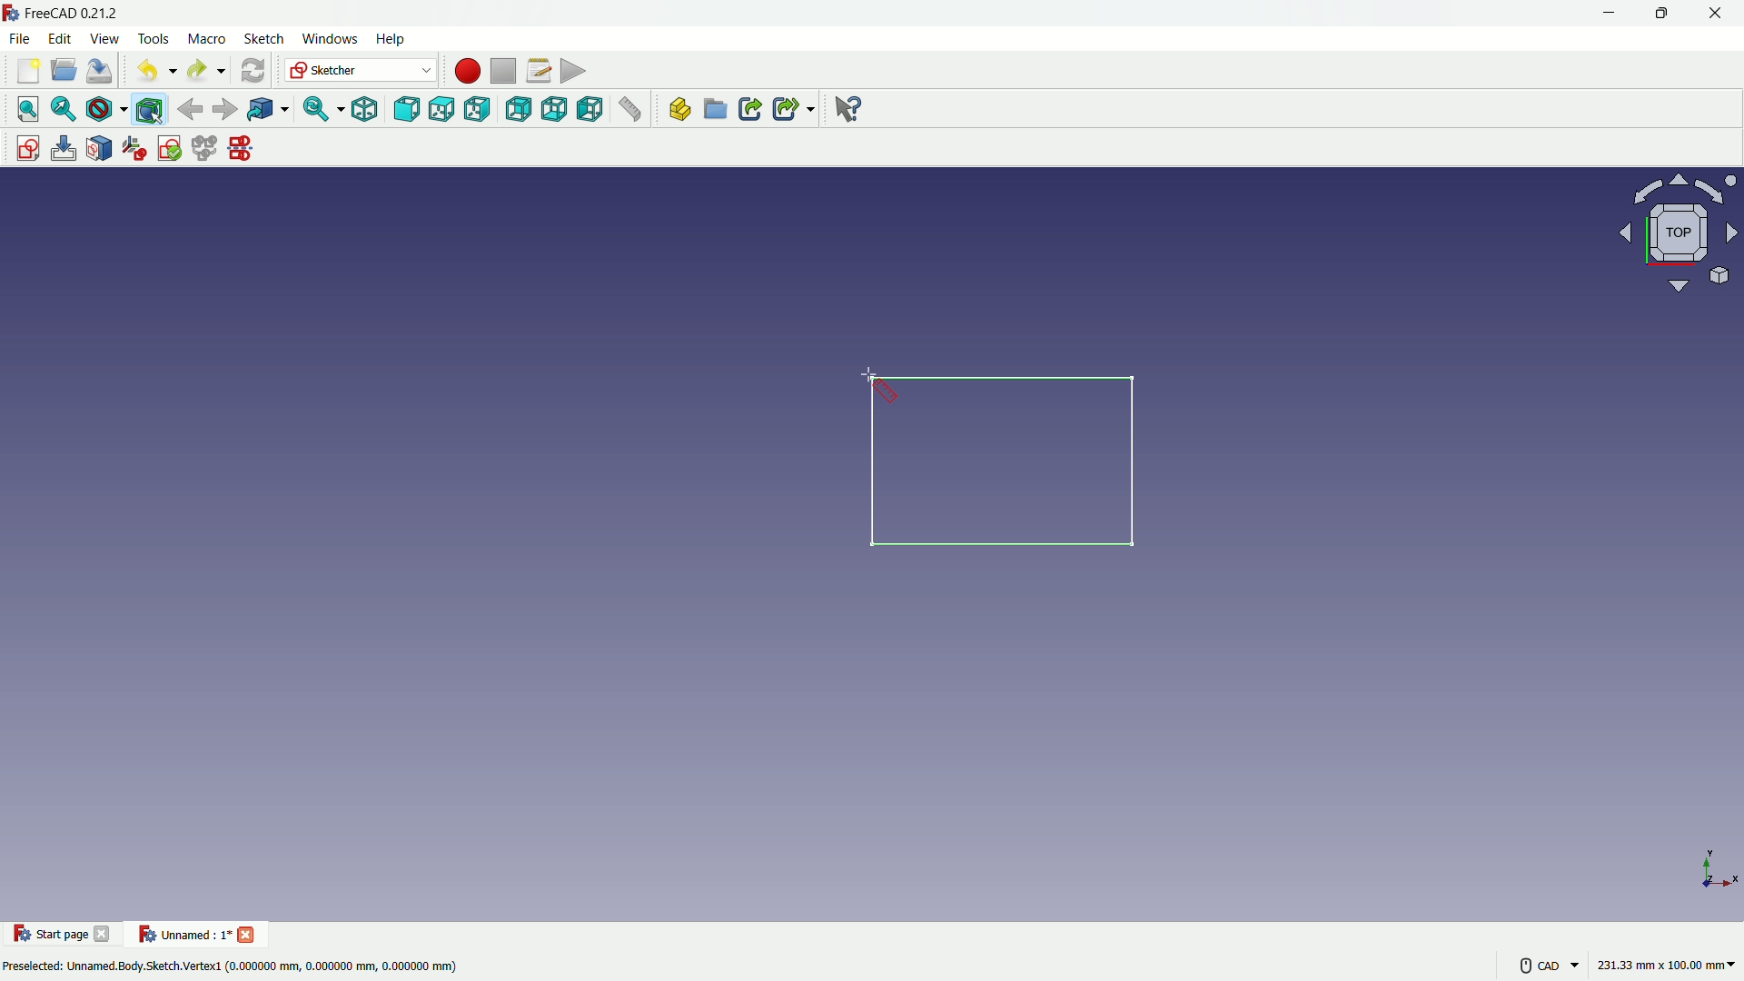 The image size is (1744, 981). Describe the element at coordinates (1606, 14) in the screenshot. I see `minimize` at that location.